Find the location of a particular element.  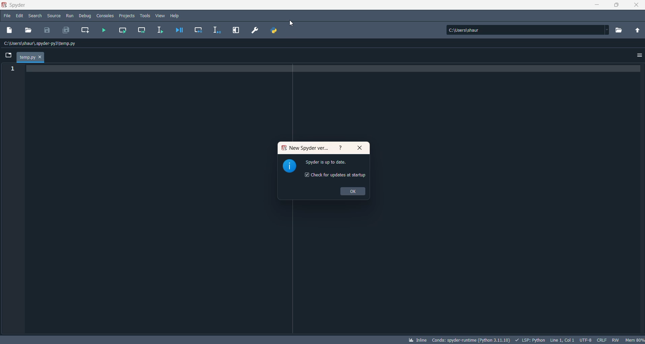

file tab is located at coordinates (30, 57).